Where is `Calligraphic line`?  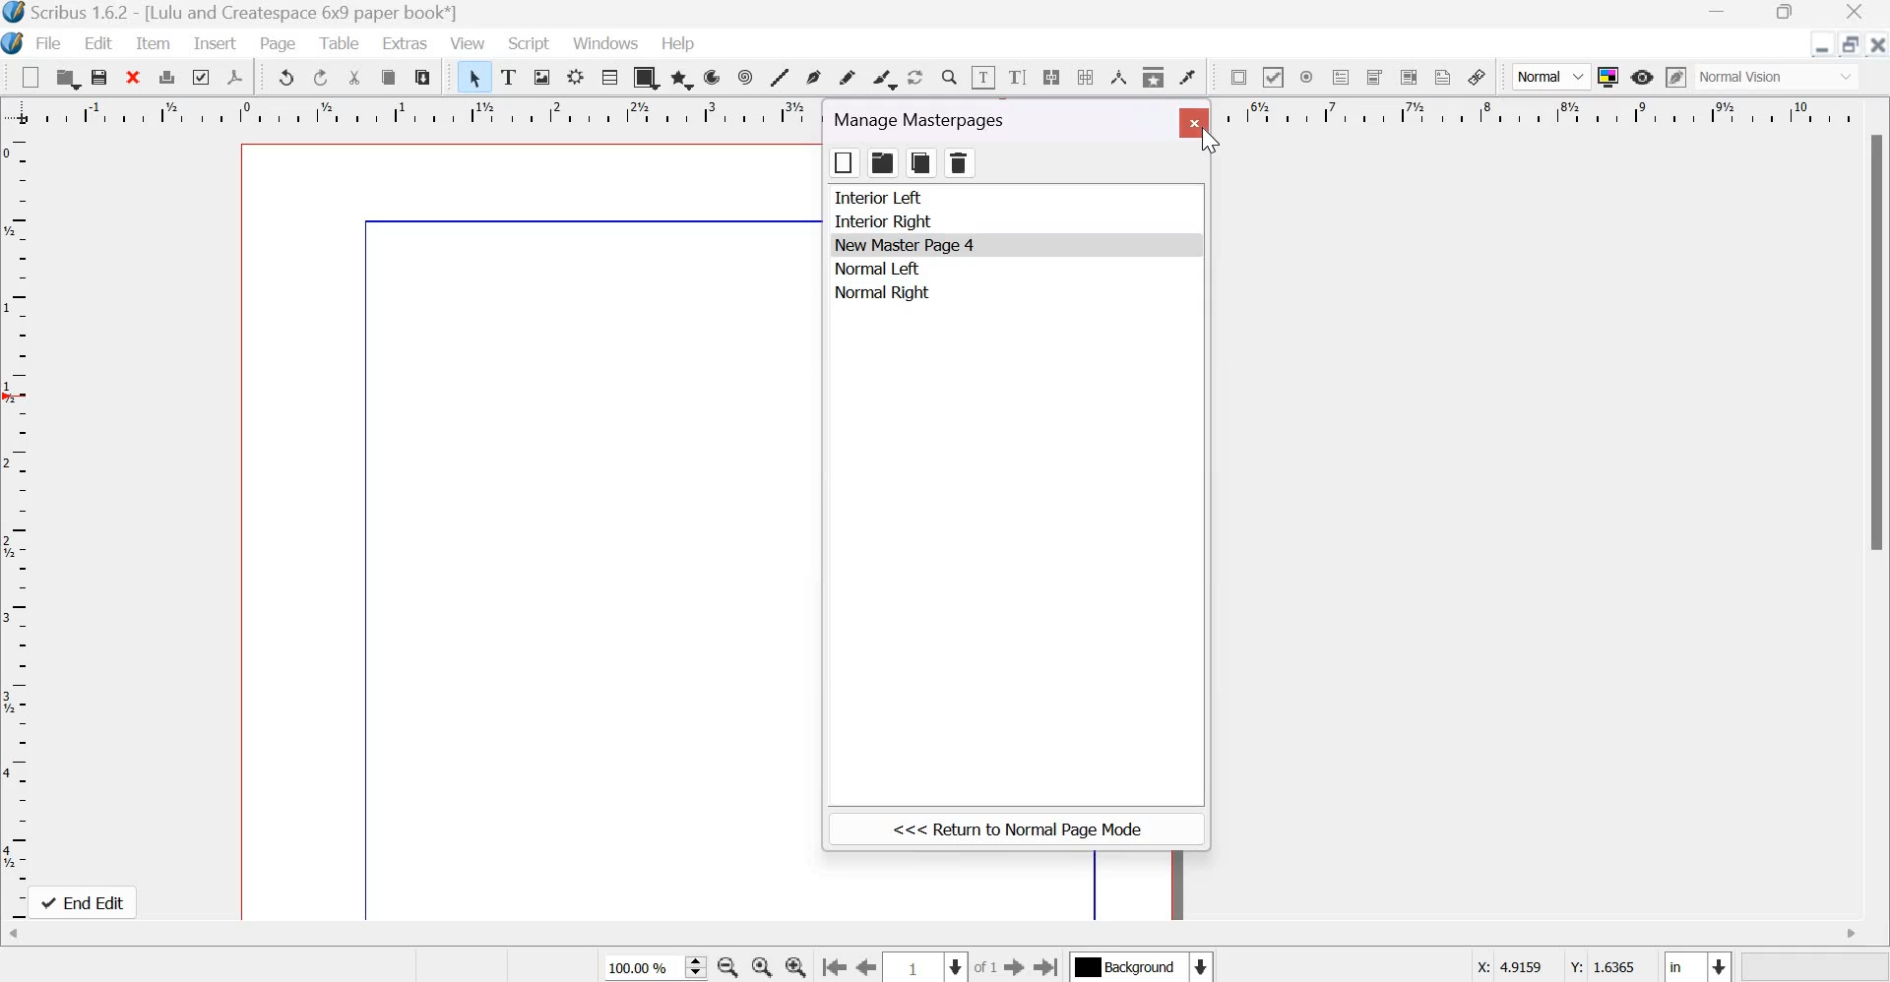
Calligraphic line is located at coordinates (884, 77).